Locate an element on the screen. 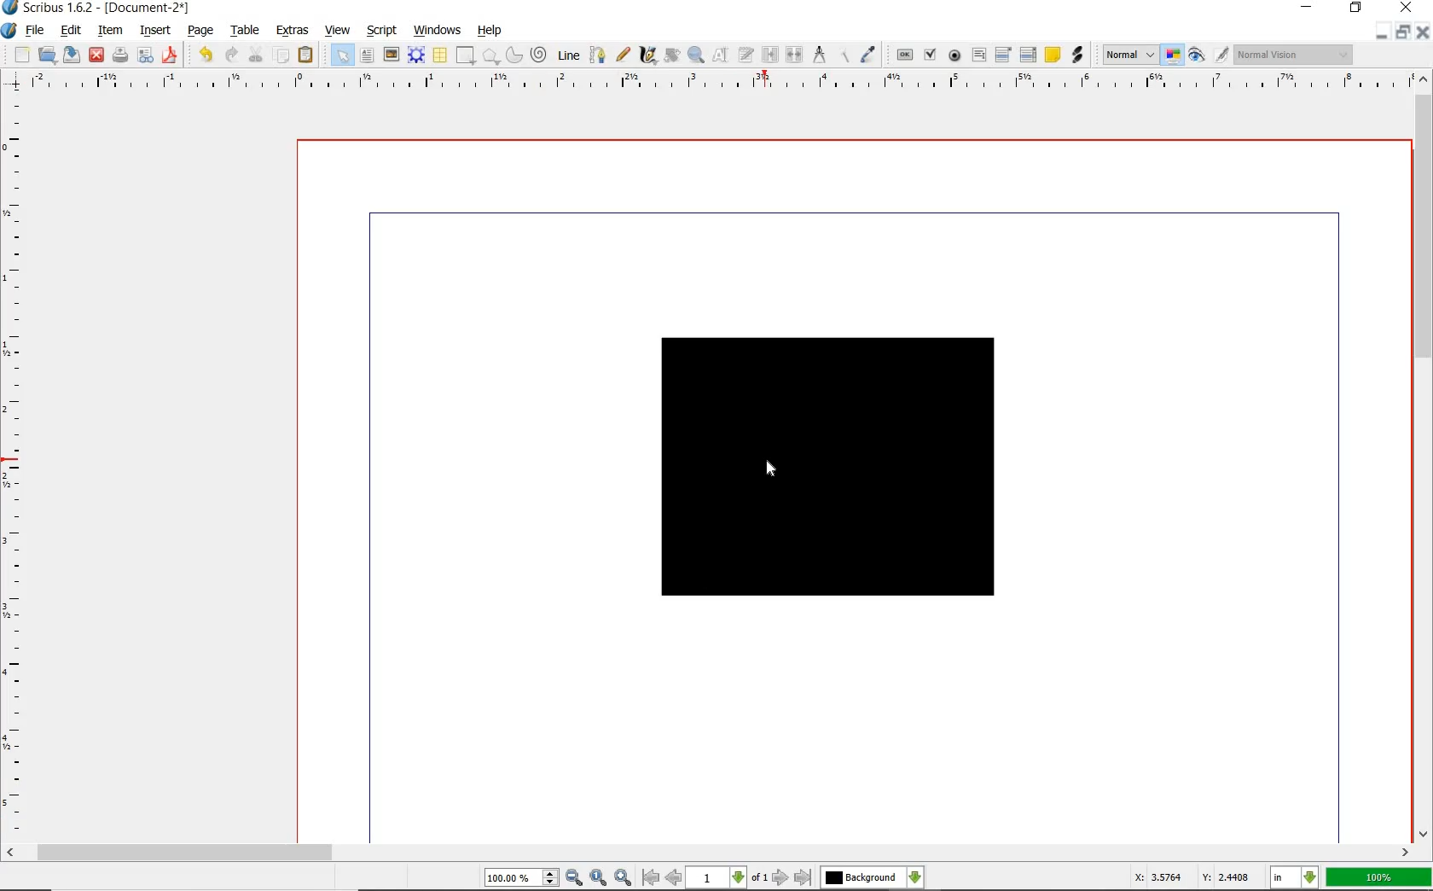 The height and width of the screenshot is (891, 1433). eye dropper is located at coordinates (870, 54).